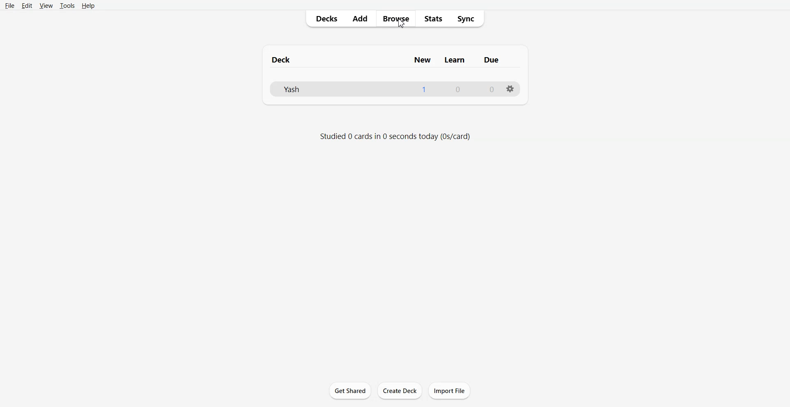 This screenshot has width=790, height=407. What do you see at coordinates (400, 391) in the screenshot?
I see `Create Deck` at bounding box center [400, 391].